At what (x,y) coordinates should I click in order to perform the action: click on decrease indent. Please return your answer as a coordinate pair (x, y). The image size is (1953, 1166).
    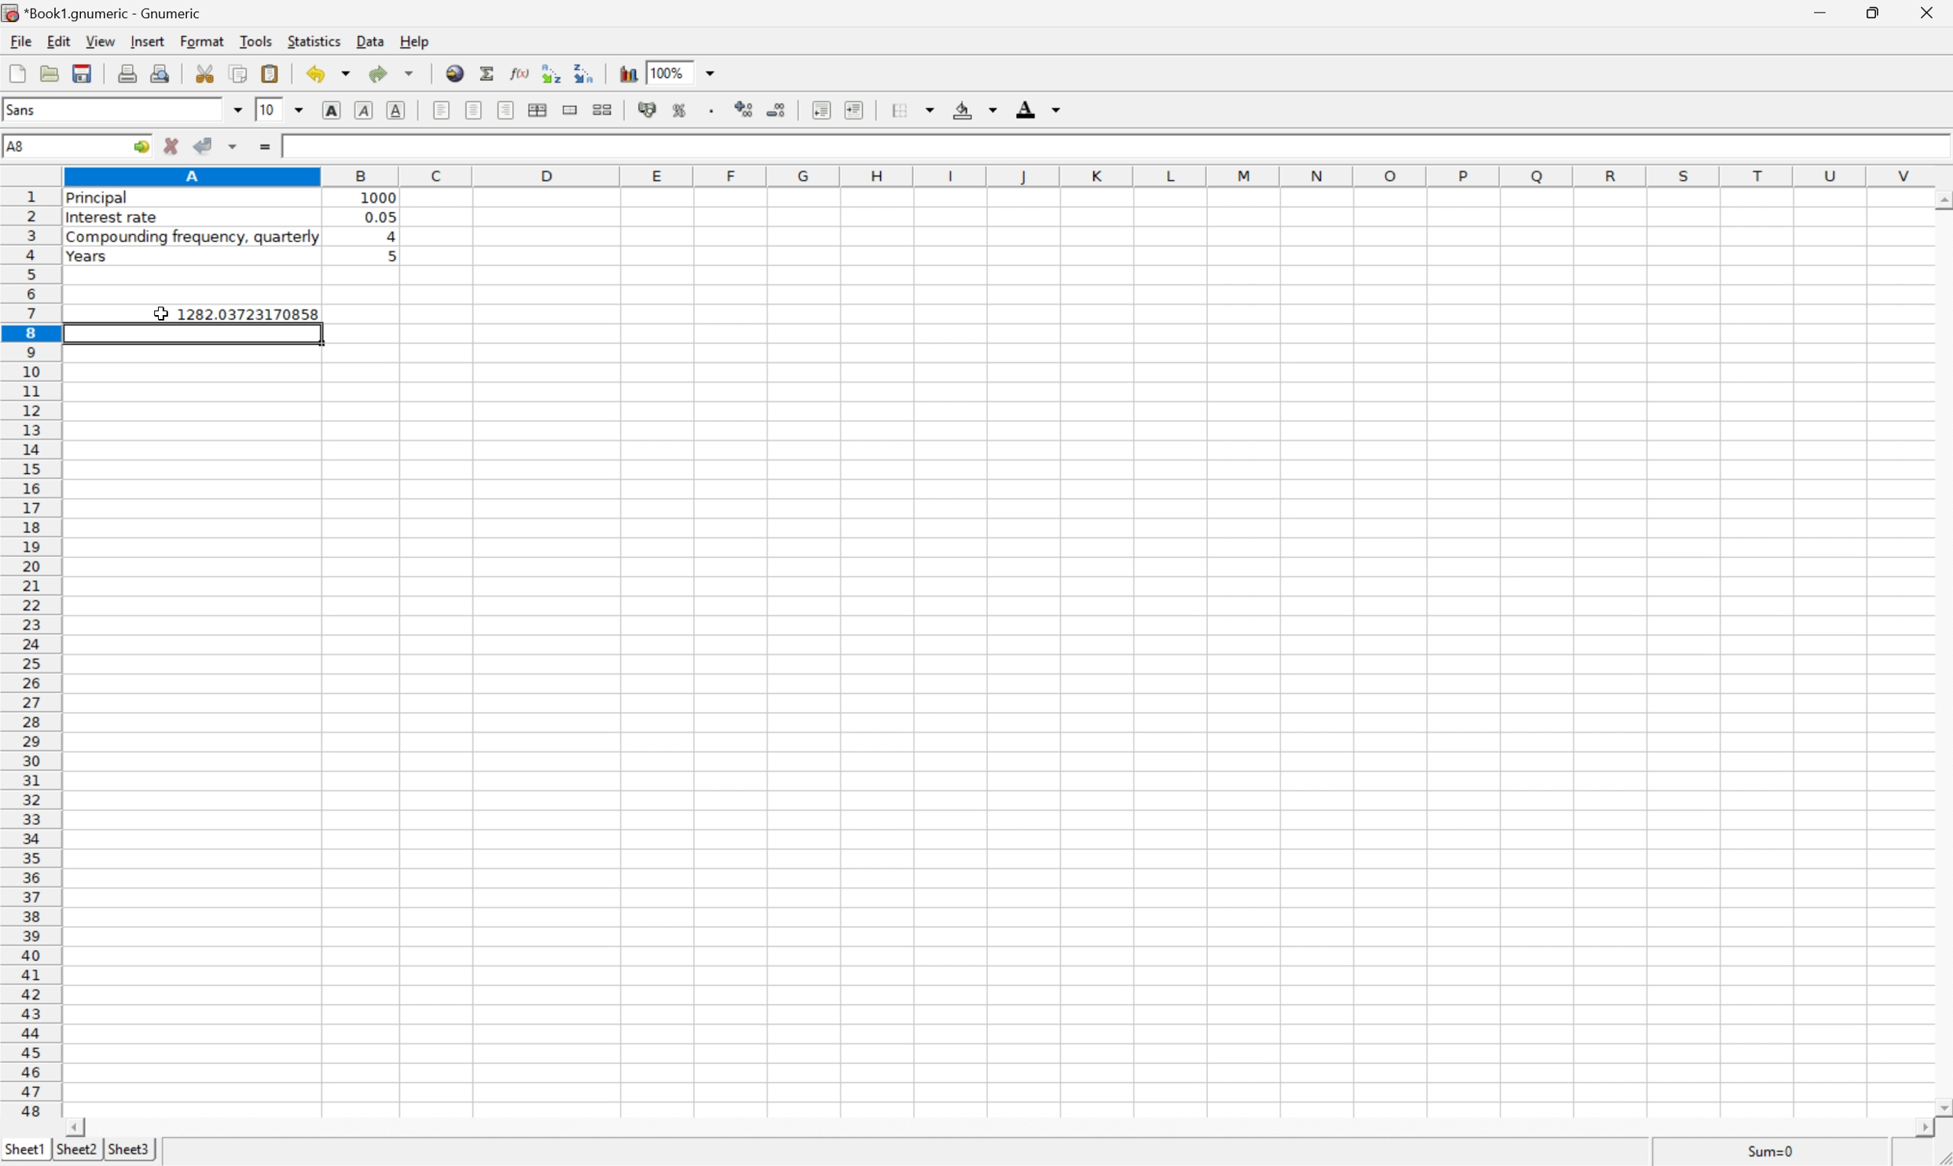
    Looking at the image, I should click on (821, 109).